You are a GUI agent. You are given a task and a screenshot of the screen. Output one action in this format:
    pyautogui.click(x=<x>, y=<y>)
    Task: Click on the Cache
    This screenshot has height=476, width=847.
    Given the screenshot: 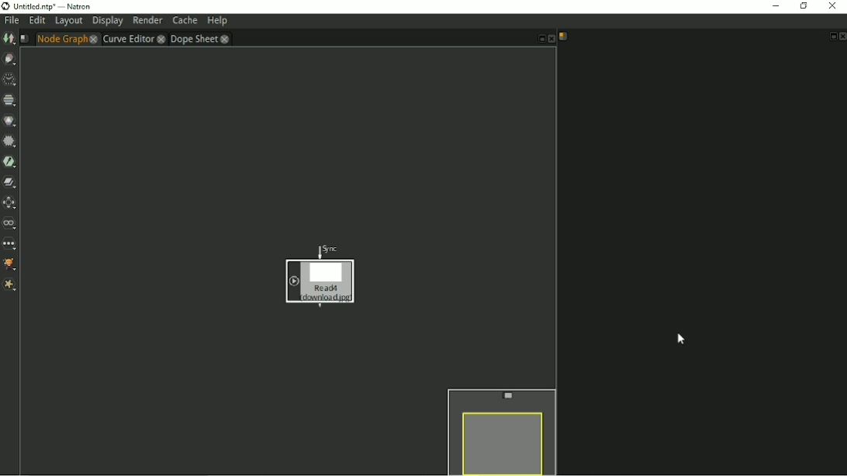 What is the action you would take?
    pyautogui.click(x=185, y=21)
    